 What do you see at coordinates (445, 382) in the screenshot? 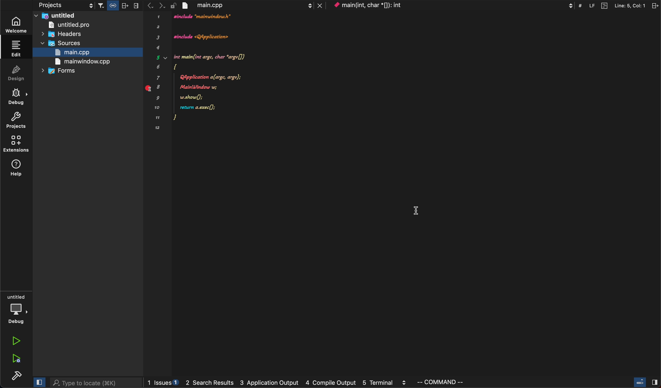
I see `command` at bounding box center [445, 382].